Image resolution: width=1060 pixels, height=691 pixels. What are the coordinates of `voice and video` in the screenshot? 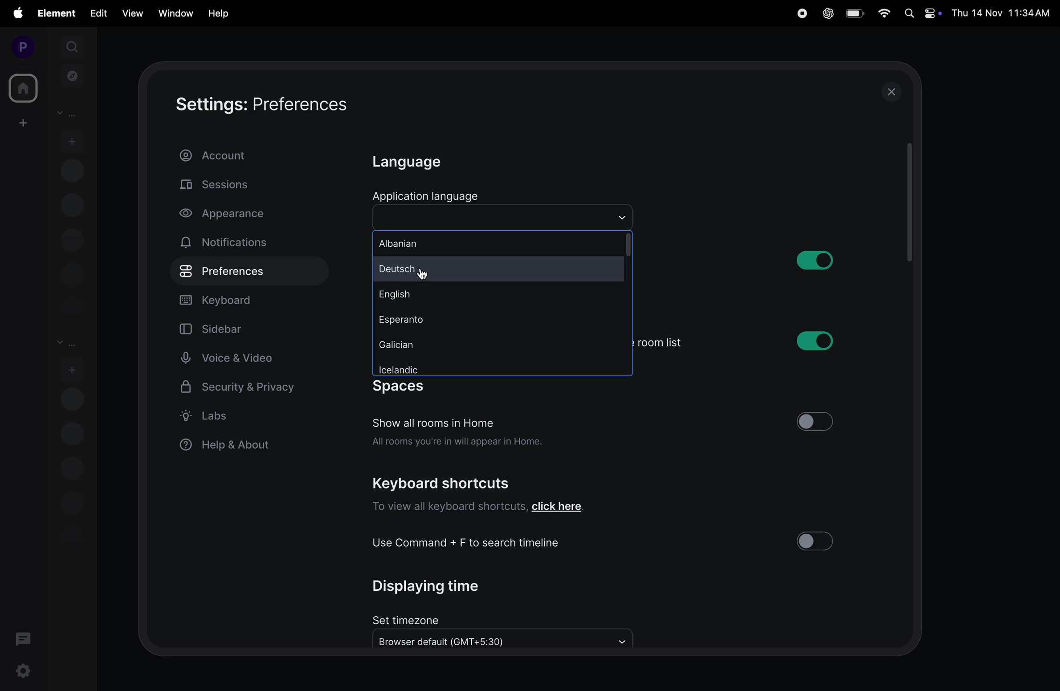 It's located at (236, 359).